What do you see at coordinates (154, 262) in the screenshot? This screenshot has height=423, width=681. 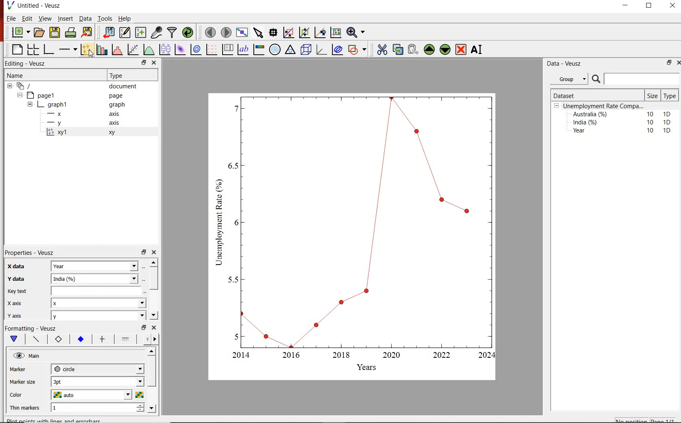 I see `move up` at bounding box center [154, 262].